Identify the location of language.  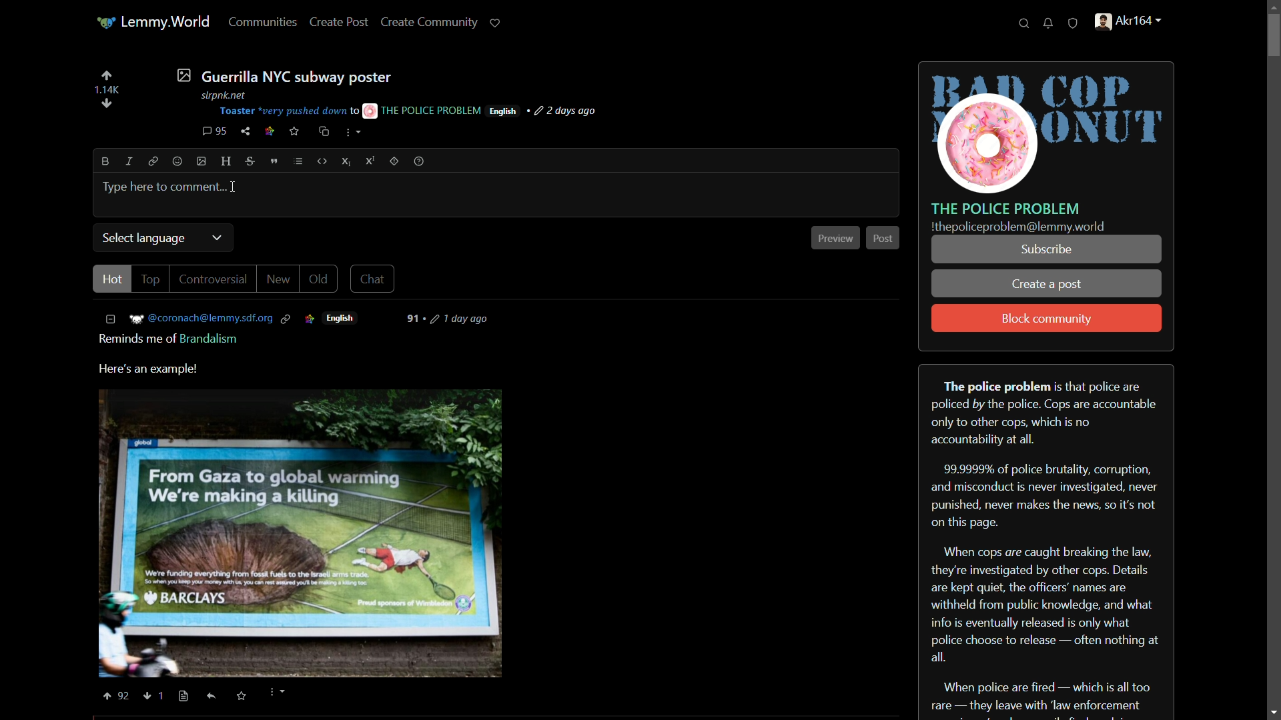
(341, 319).